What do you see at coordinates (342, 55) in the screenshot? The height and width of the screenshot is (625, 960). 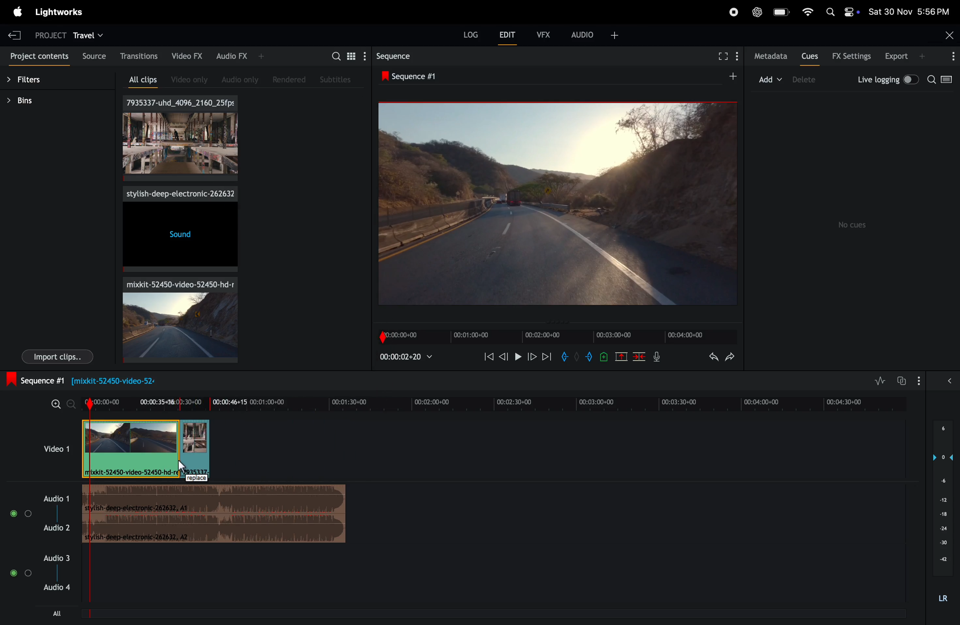 I see `search` at bounding box center [342, 55].